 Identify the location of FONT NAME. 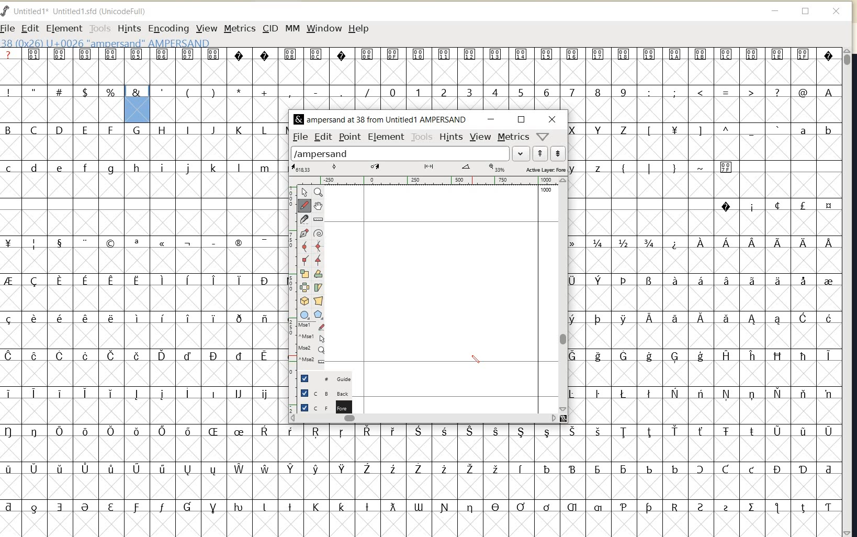
(79, 11).